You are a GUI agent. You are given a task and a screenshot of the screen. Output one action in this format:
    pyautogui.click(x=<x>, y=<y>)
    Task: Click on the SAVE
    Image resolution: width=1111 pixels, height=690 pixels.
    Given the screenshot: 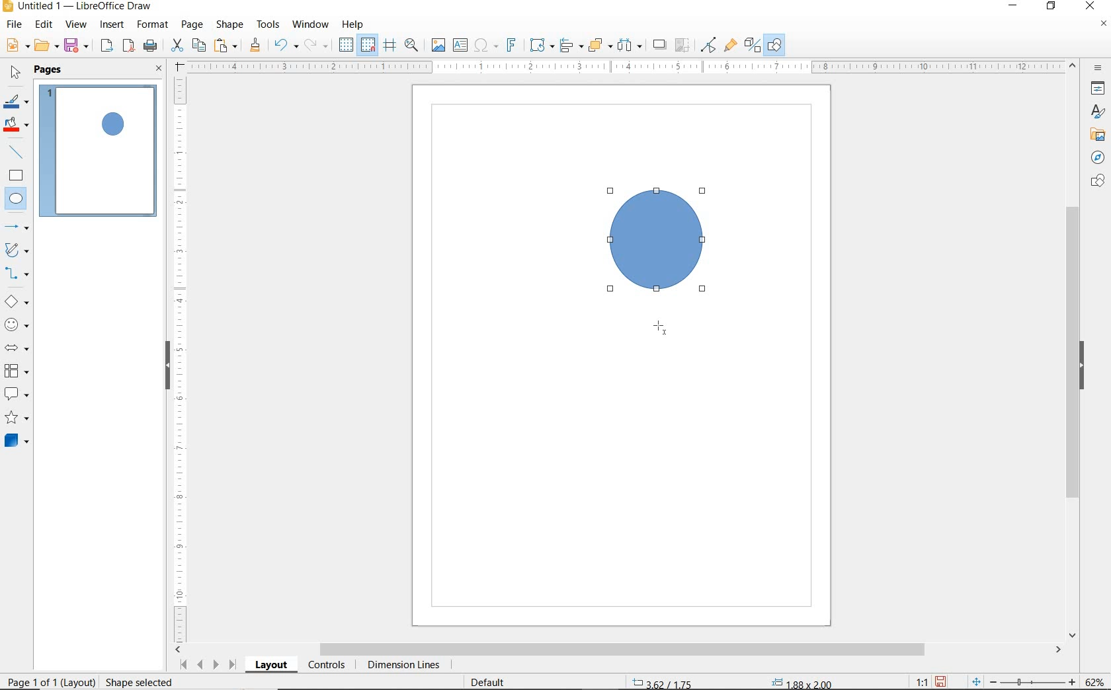 What is the action you would take?
    pyautogui.click(x=942, y=681)
    